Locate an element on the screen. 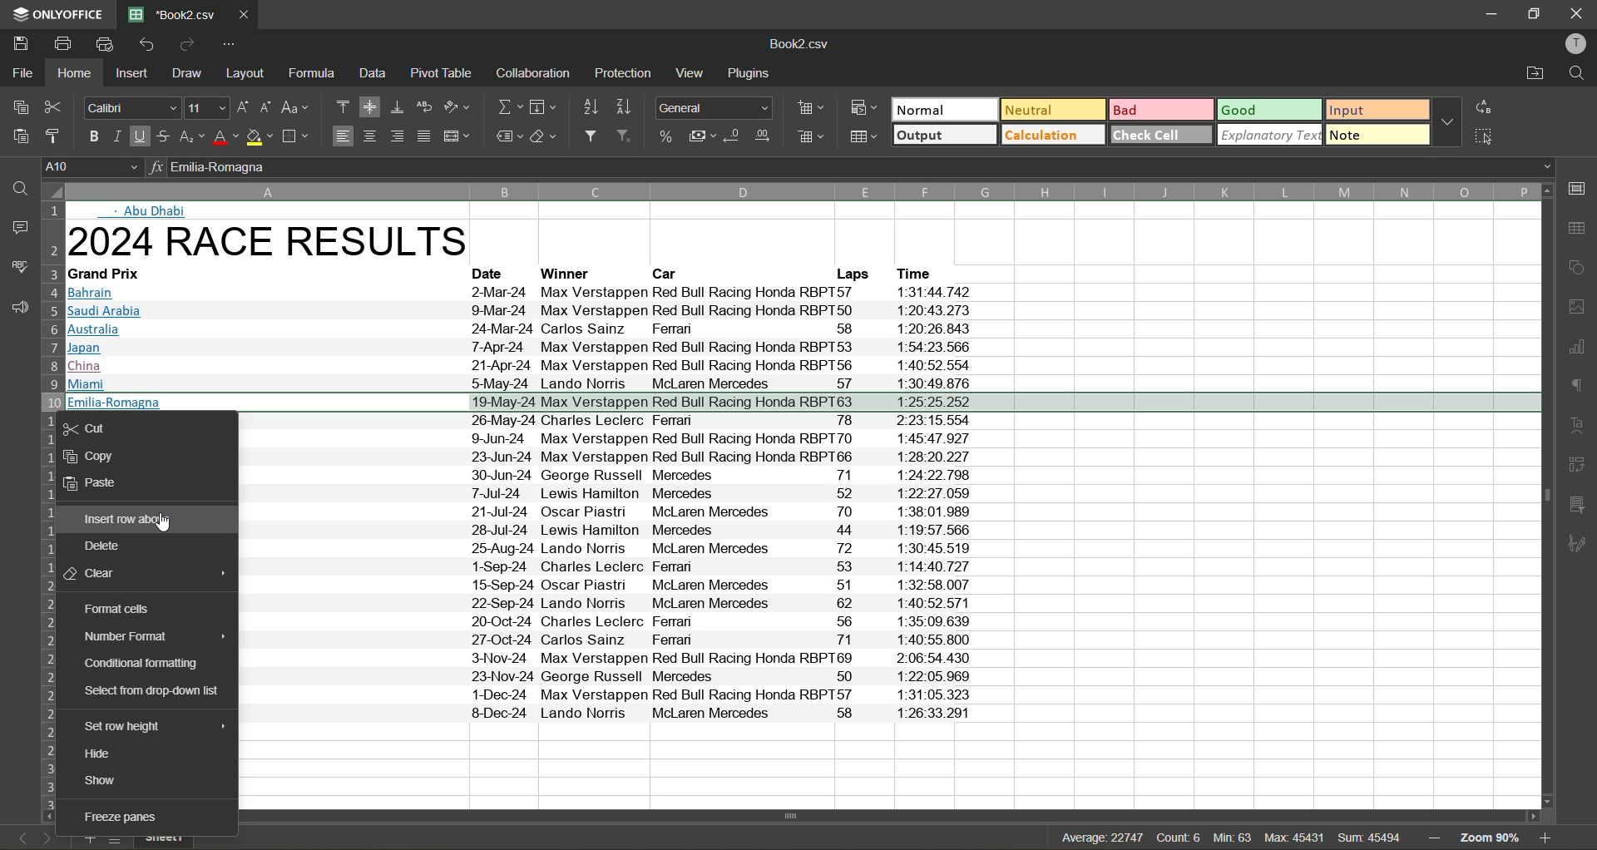 The height and width of the screenshot is (850, 1597). paste is located at coordinates (17, 138).